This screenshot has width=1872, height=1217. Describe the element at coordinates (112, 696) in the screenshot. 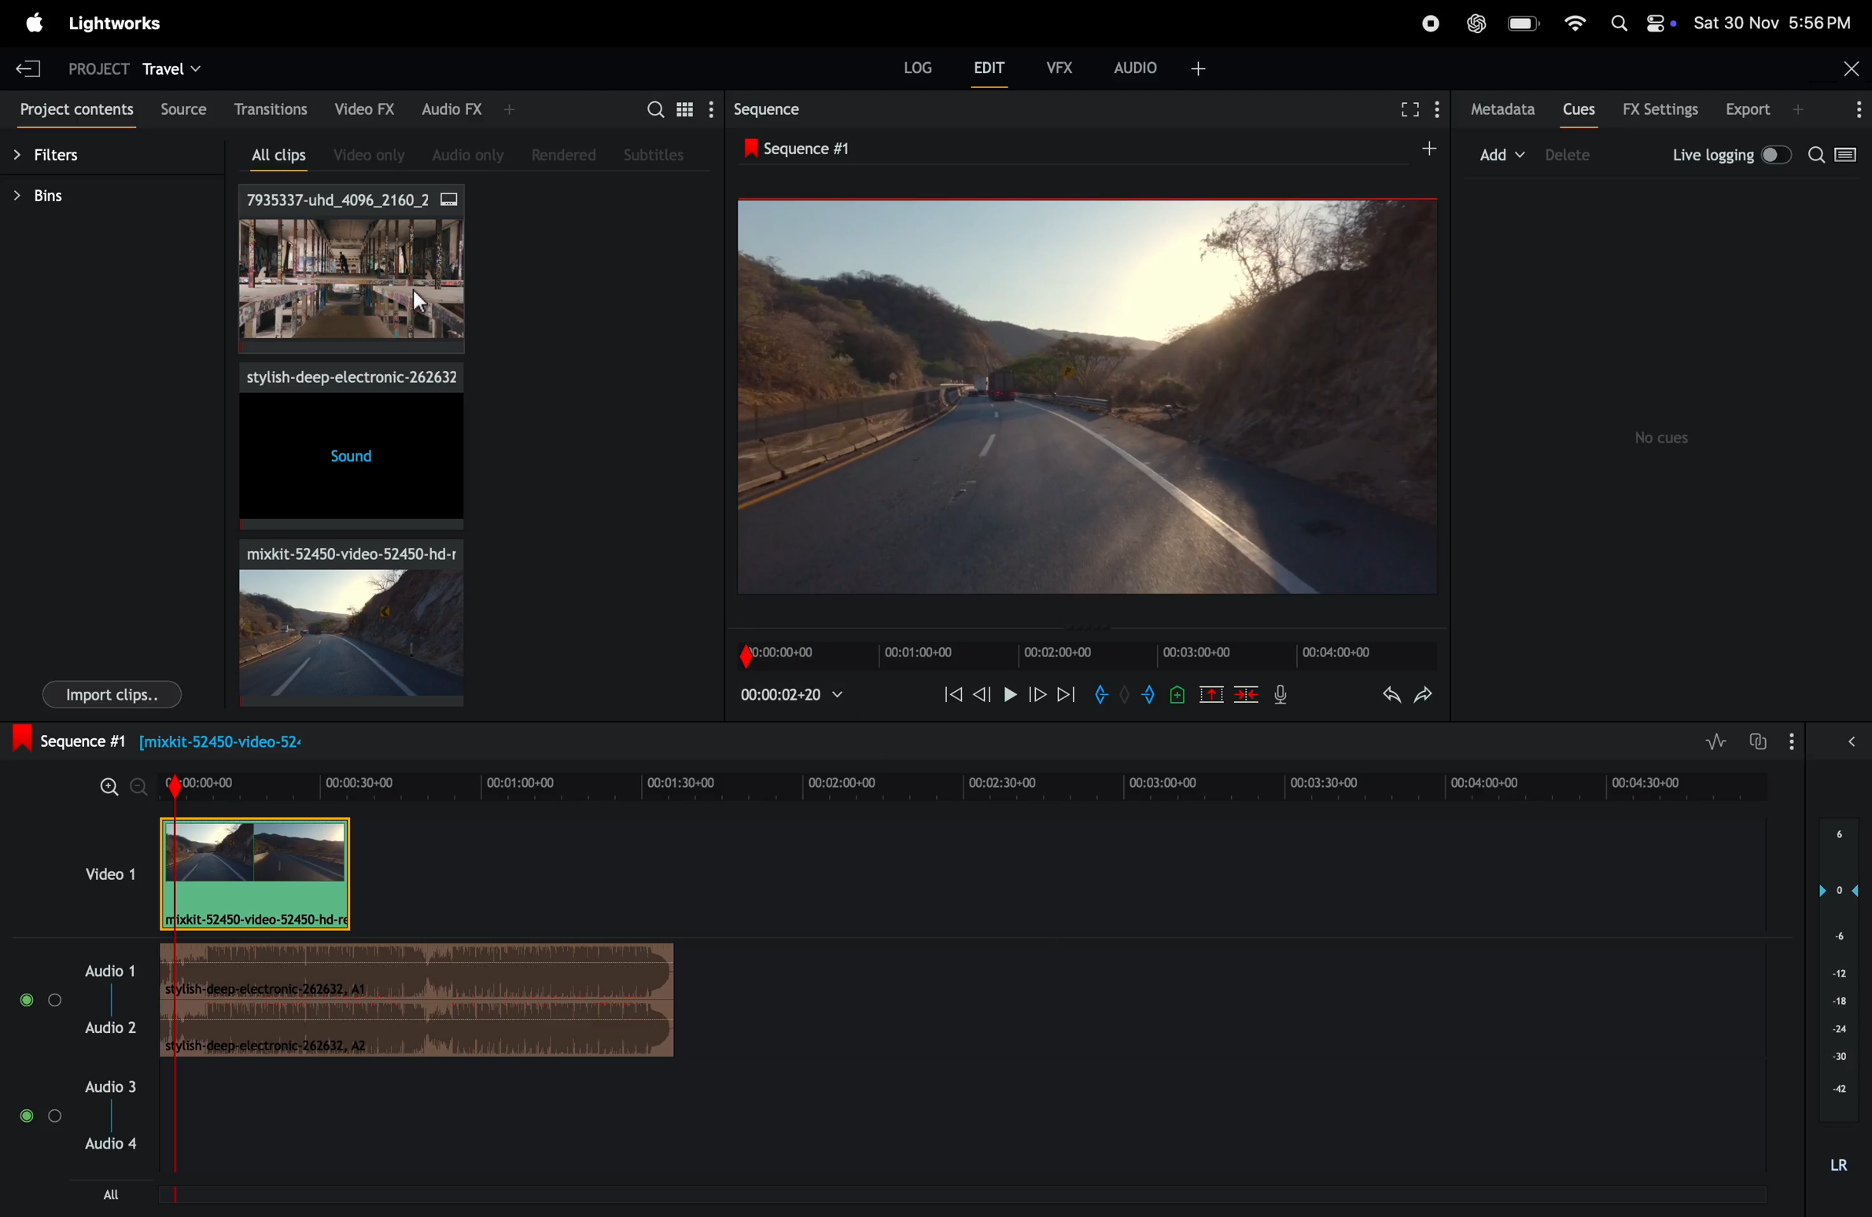

I see `import clips` at that location.